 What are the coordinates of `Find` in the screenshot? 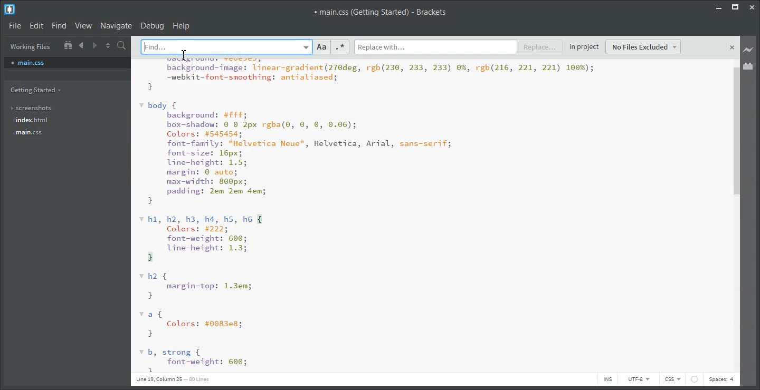 It's located at (59, 26).